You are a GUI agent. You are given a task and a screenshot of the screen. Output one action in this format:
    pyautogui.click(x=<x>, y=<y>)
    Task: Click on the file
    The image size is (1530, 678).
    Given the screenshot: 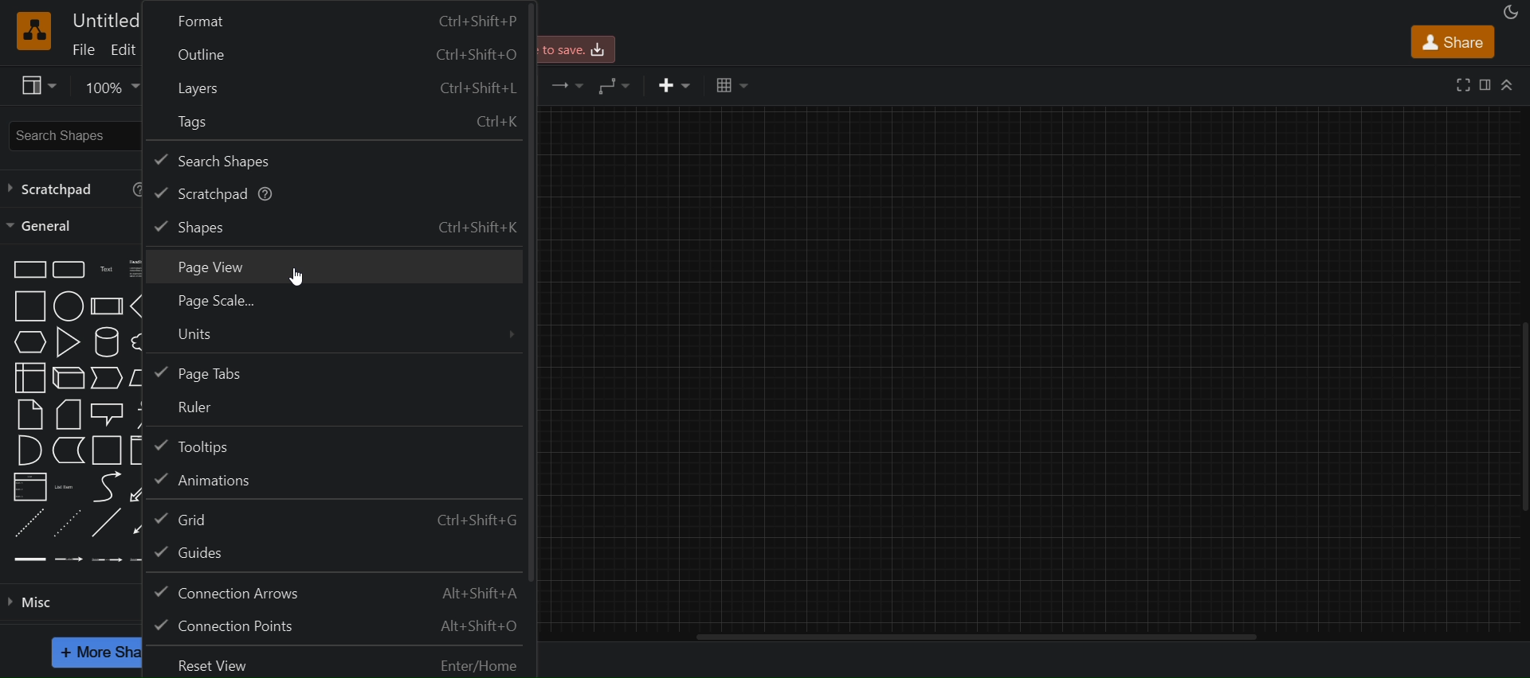 What is the action you would take?
    pyautogui.click(x=86, y=51)
    